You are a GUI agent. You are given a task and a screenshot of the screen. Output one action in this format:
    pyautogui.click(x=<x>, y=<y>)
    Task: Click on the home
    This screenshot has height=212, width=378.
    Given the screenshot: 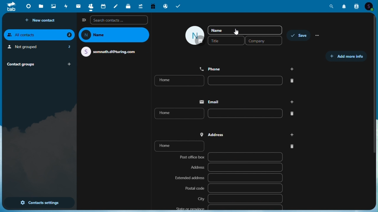 What is the action you would take?
    pyautogui.click(x=223, y=113)
    